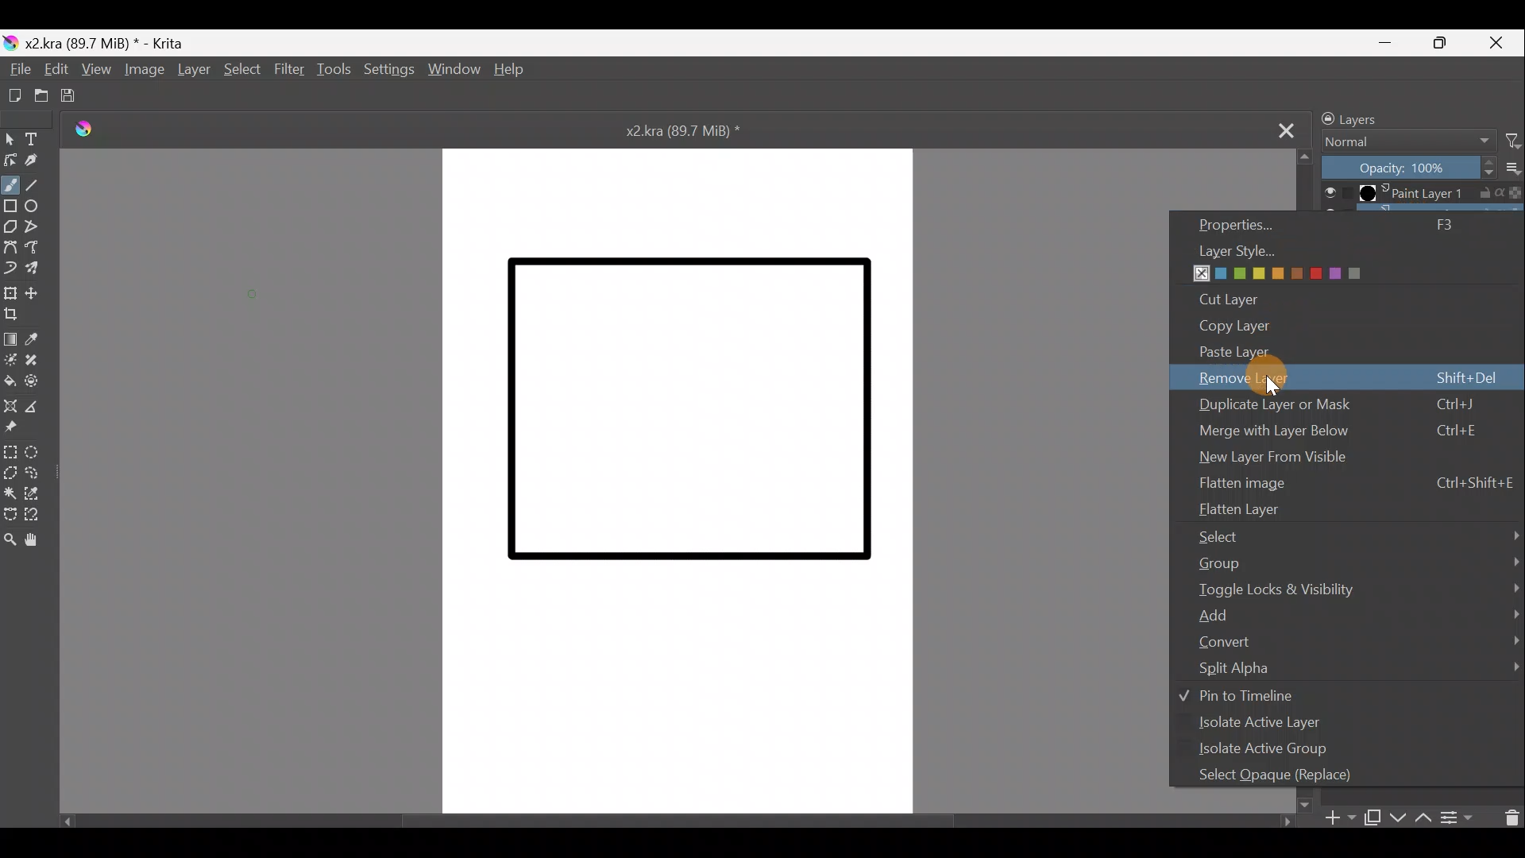  Describe the element at coordinates (687, 129) in the screenshot. I see `x2.kra (89.7 MiB) *` at that location.